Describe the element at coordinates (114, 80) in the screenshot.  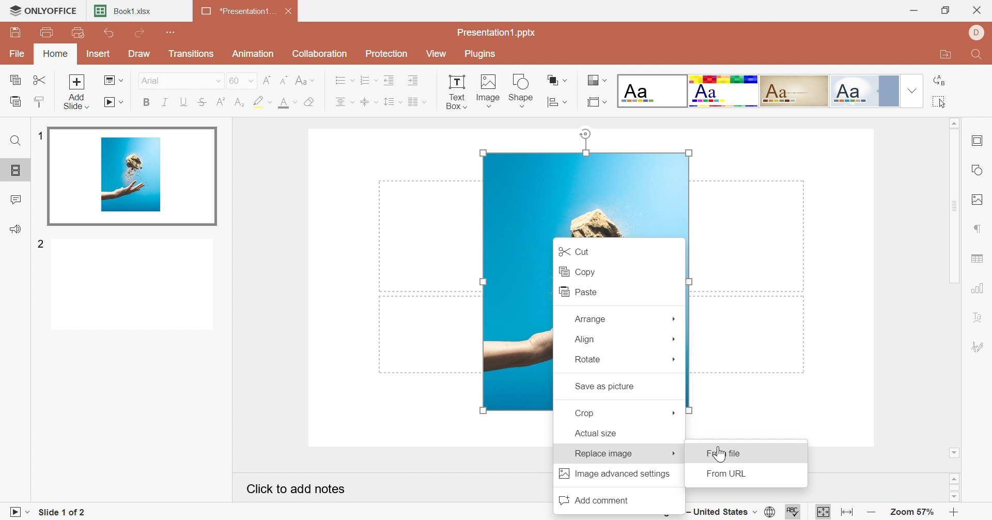
I see `Change slide layout` at that location.